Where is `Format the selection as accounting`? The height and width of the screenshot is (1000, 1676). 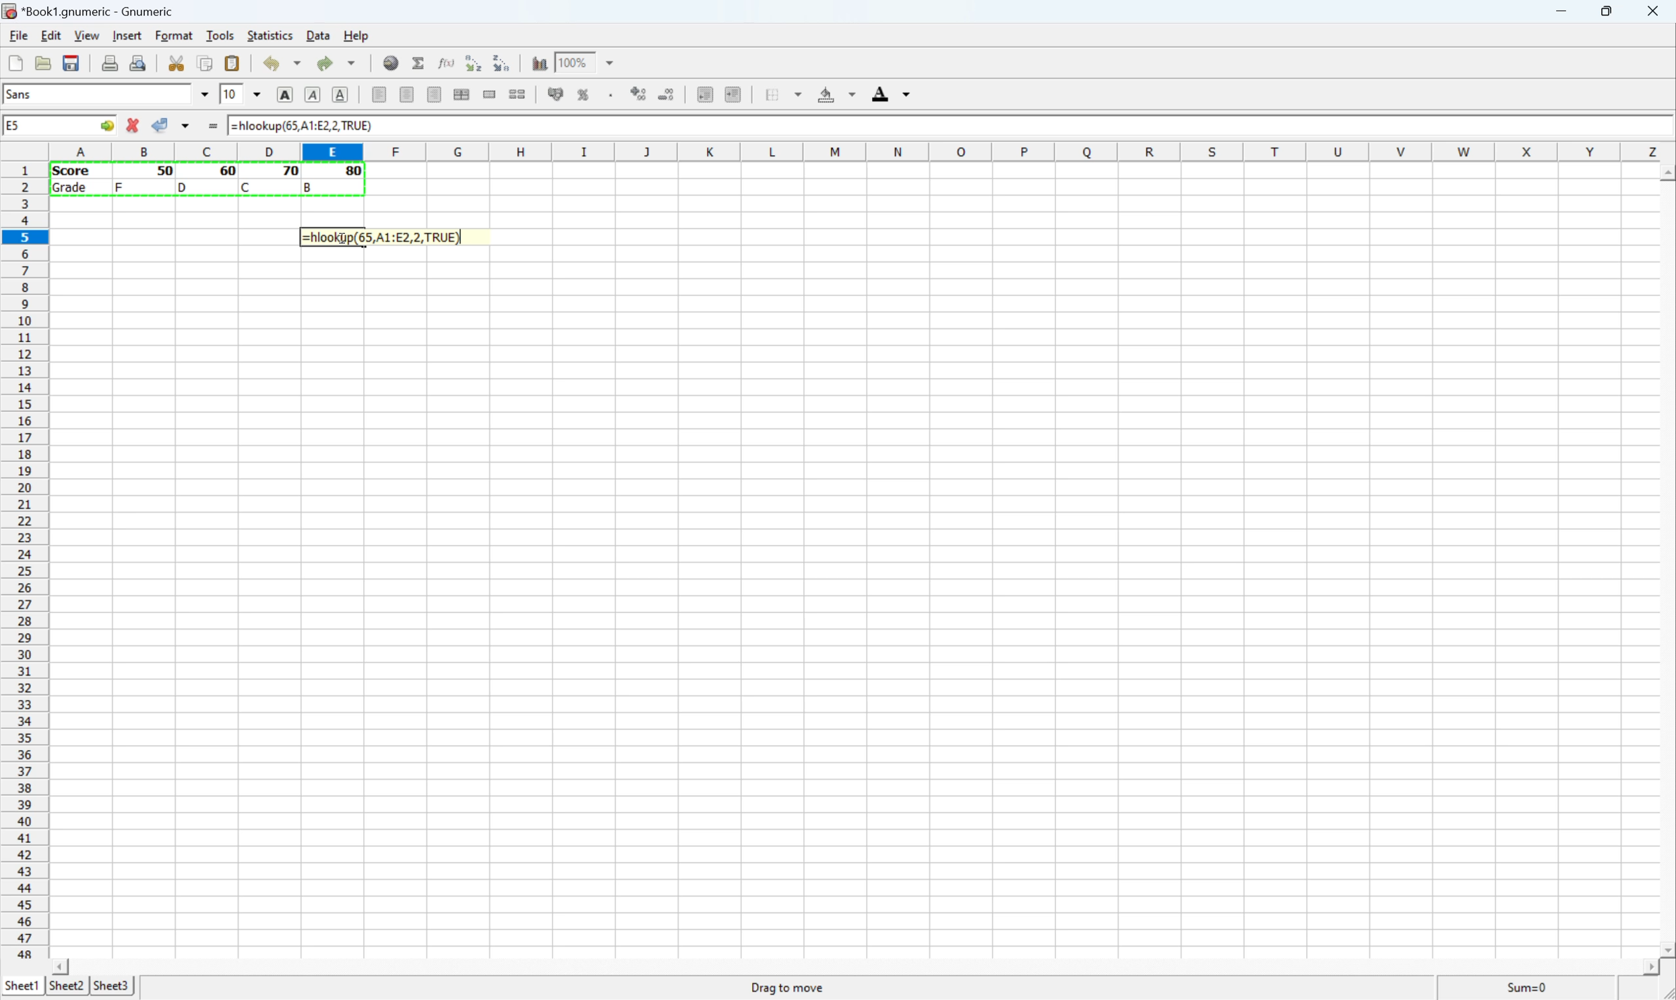
Format the selection as accounting is located at coordinates (550, 96).